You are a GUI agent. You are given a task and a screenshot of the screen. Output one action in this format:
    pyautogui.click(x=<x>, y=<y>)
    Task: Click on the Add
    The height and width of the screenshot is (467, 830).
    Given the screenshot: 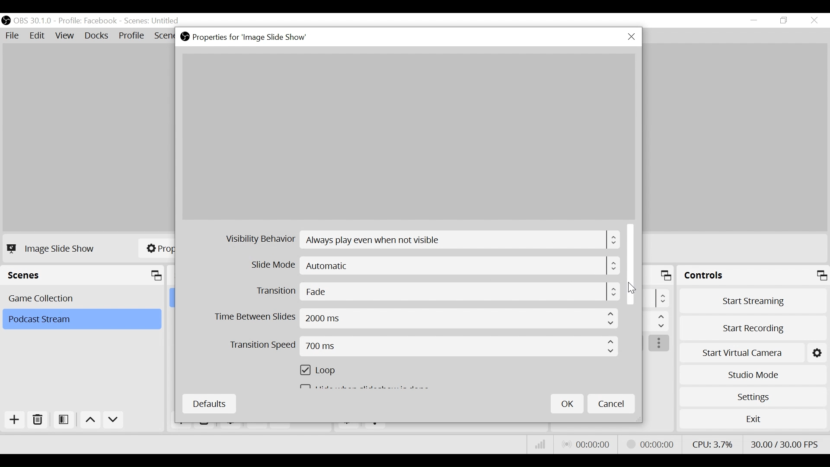 What is the action you would take?
    pyautogui.click(x=13, y=420)
    